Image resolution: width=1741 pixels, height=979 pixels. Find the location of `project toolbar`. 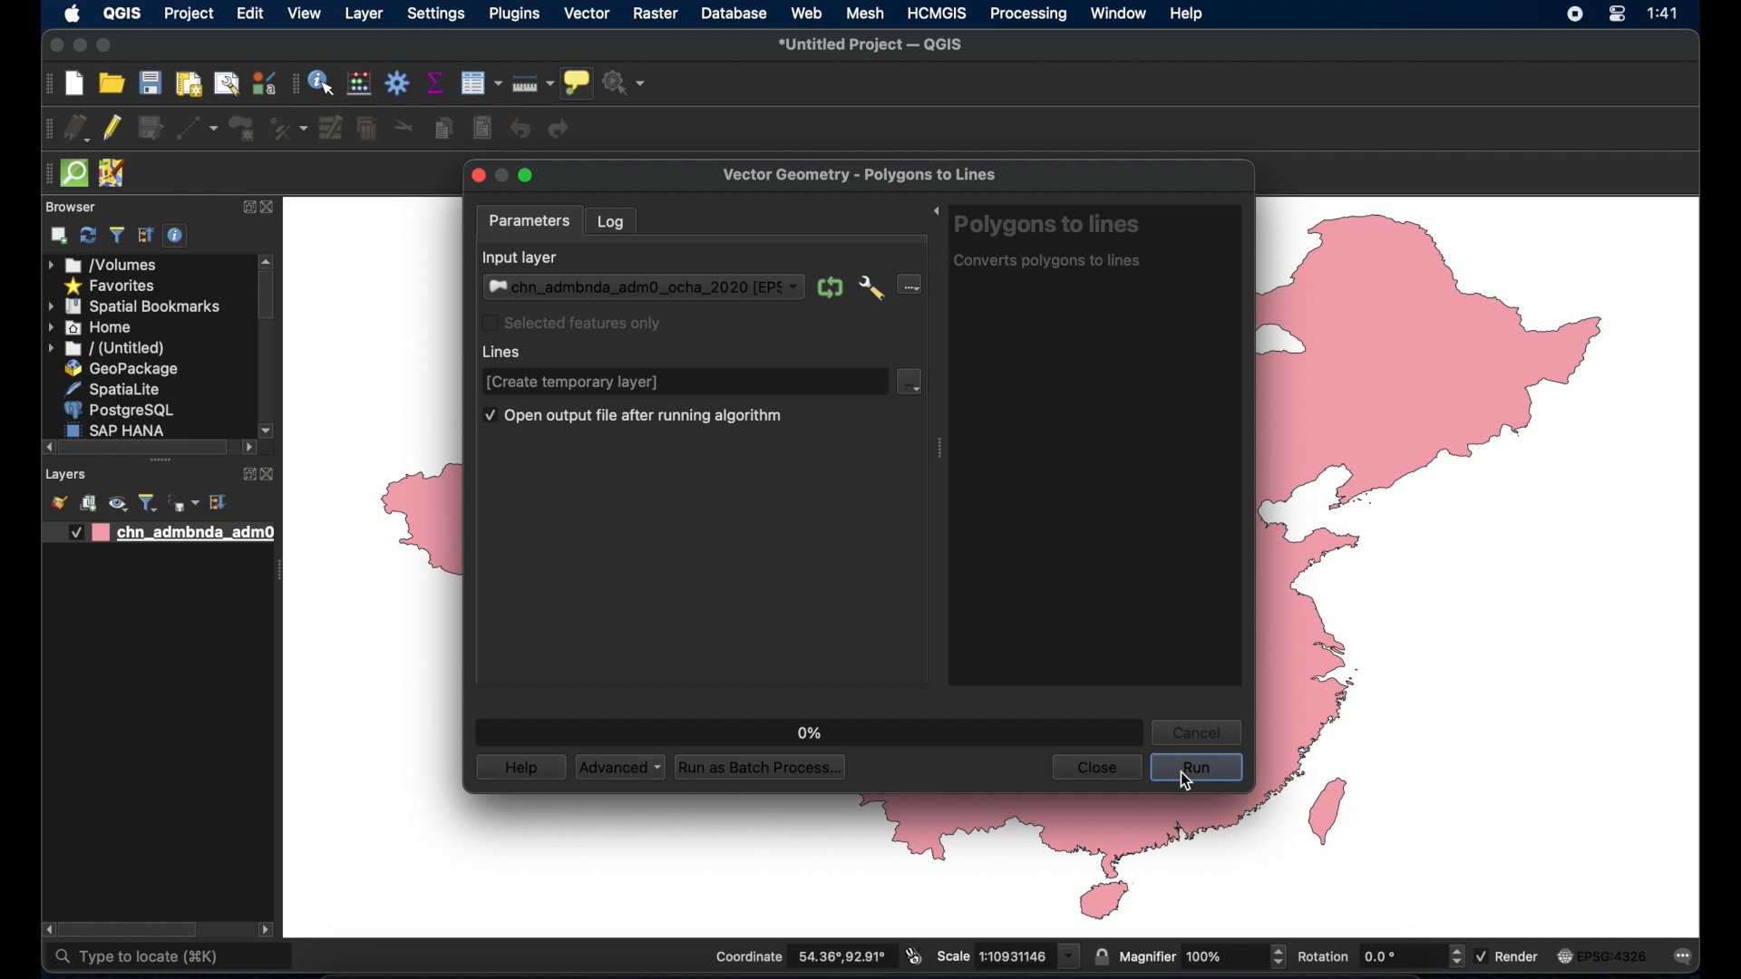

project toolbar is located at coordinates (50, 83).